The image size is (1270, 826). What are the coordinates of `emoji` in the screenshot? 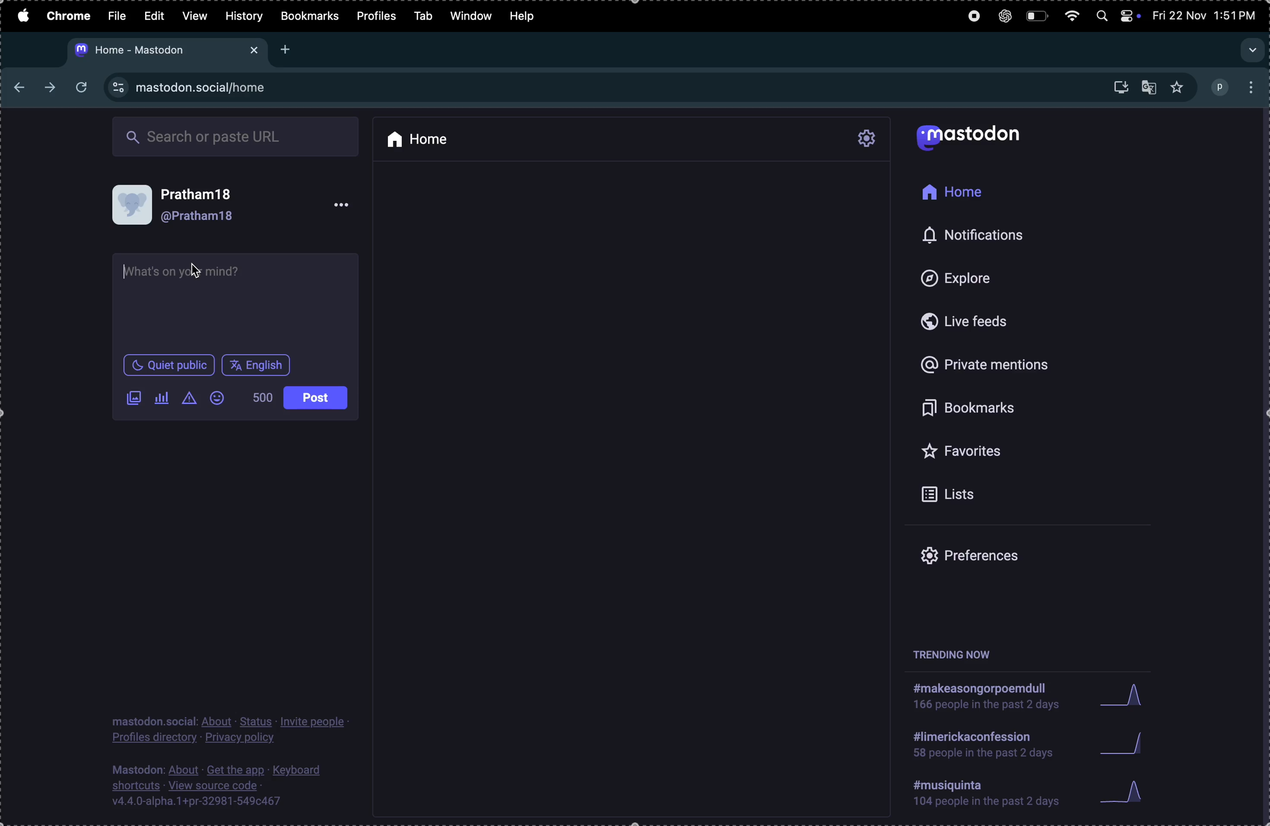 It's located at (221, 398).